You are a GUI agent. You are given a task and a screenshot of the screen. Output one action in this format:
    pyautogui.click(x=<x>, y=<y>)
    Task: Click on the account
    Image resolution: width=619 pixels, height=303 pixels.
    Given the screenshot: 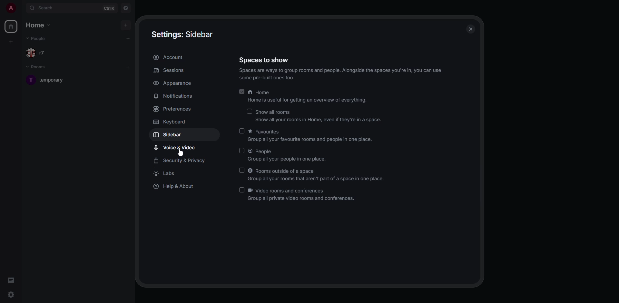 What is the action you would take?
    pyautogui.click(x=170, y=57)
    